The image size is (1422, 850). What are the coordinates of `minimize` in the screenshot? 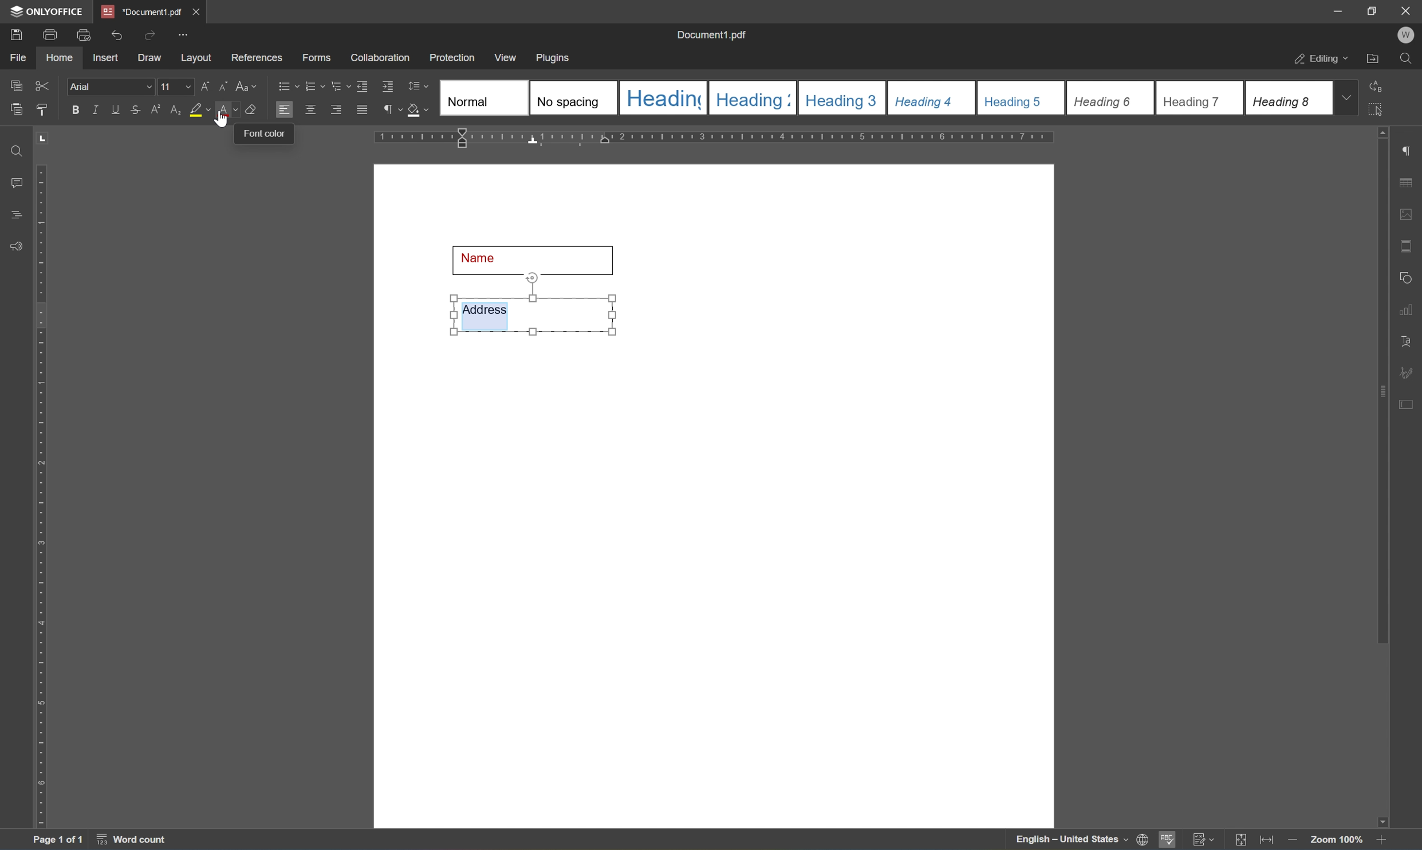 It's located at (1338, 10).